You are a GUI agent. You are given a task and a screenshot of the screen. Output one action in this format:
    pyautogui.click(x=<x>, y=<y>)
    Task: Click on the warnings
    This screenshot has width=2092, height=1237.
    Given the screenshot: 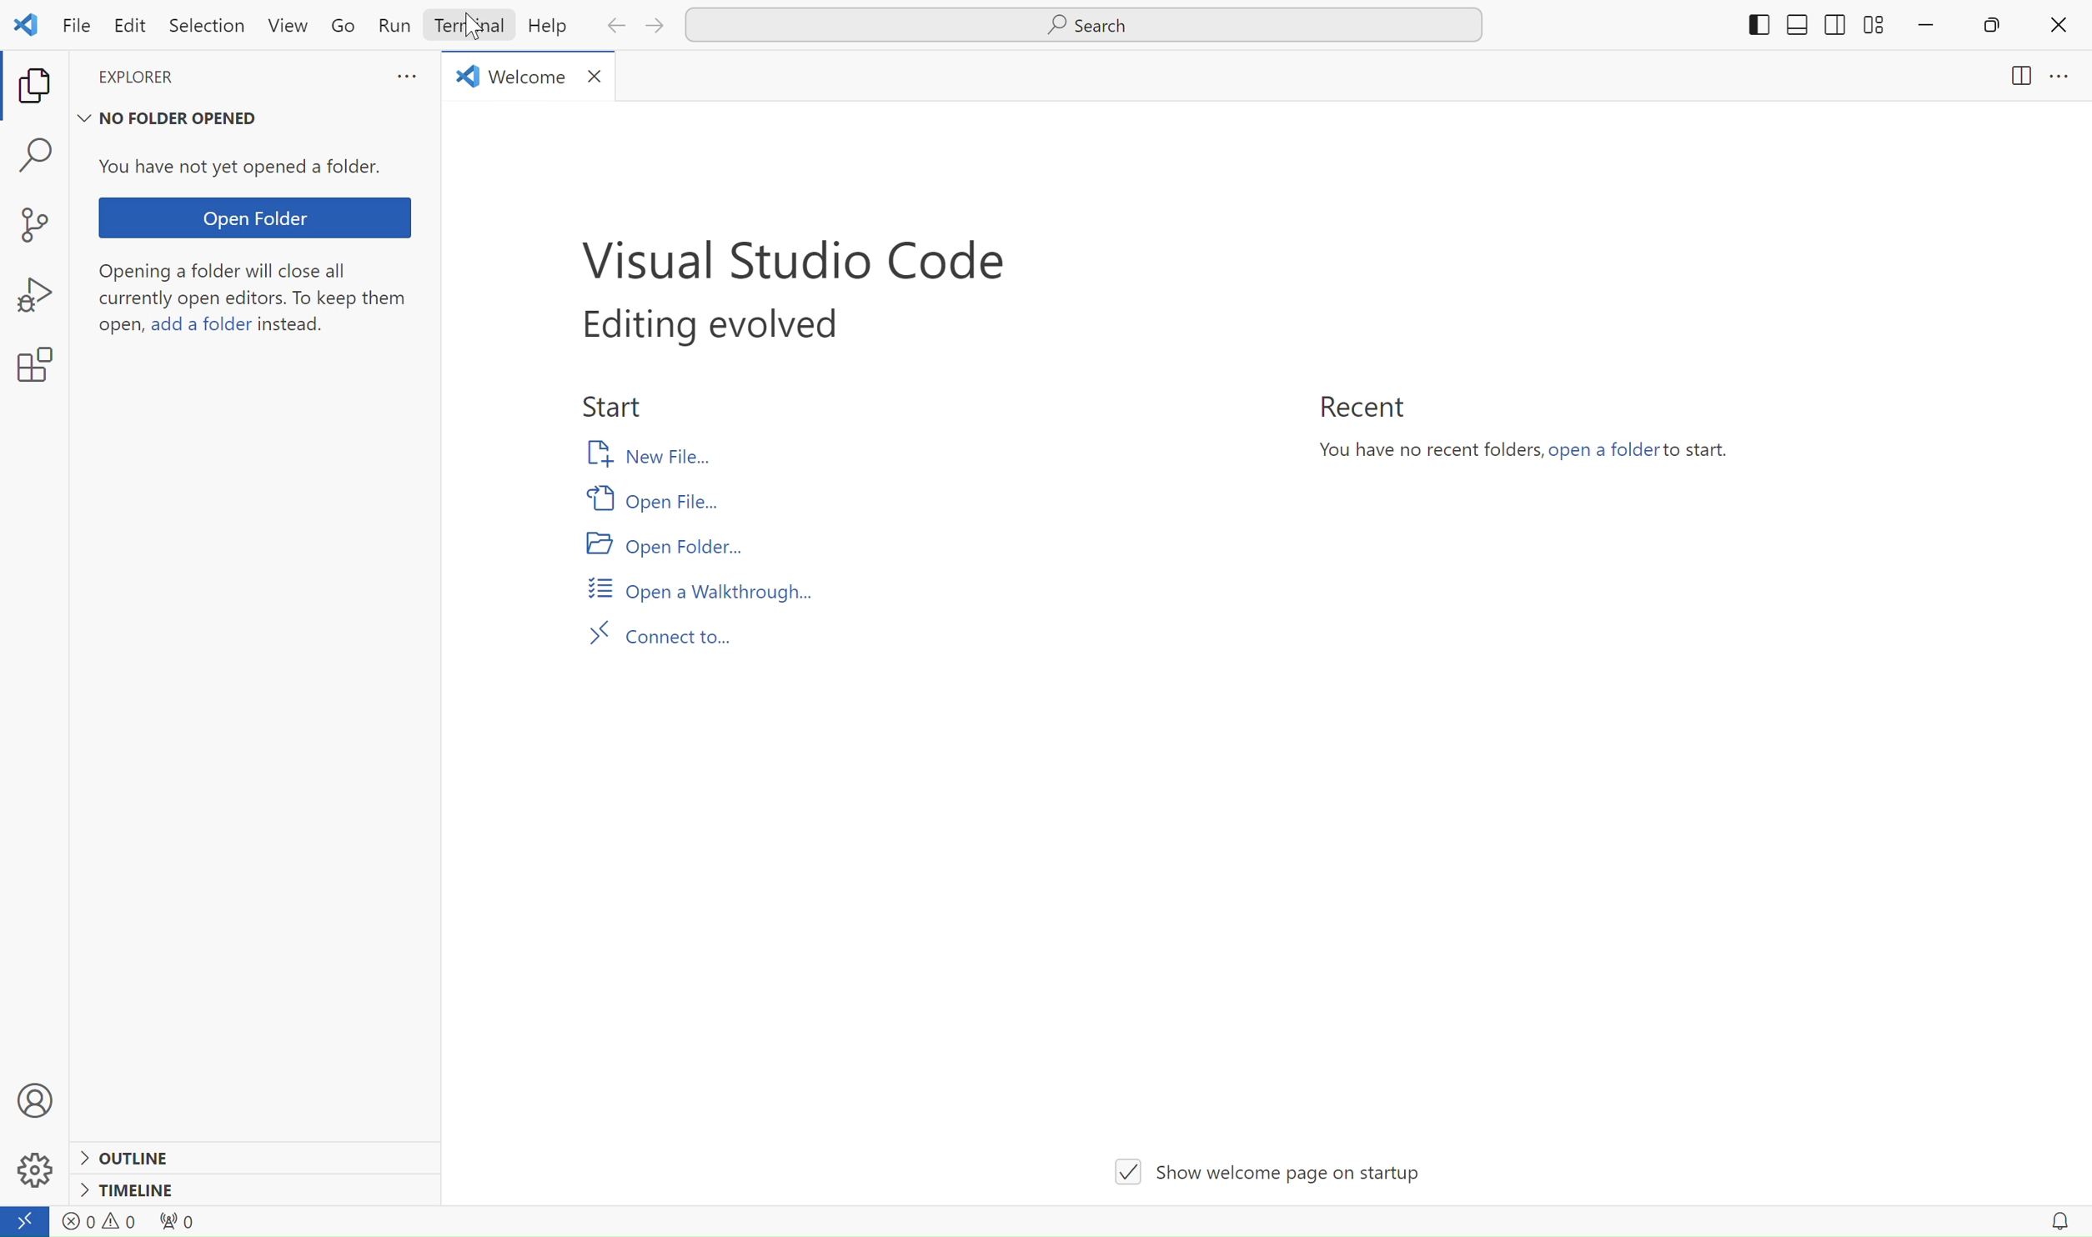 What is the action you would take?
    pyautogui.click(x=135, y=1222)
    